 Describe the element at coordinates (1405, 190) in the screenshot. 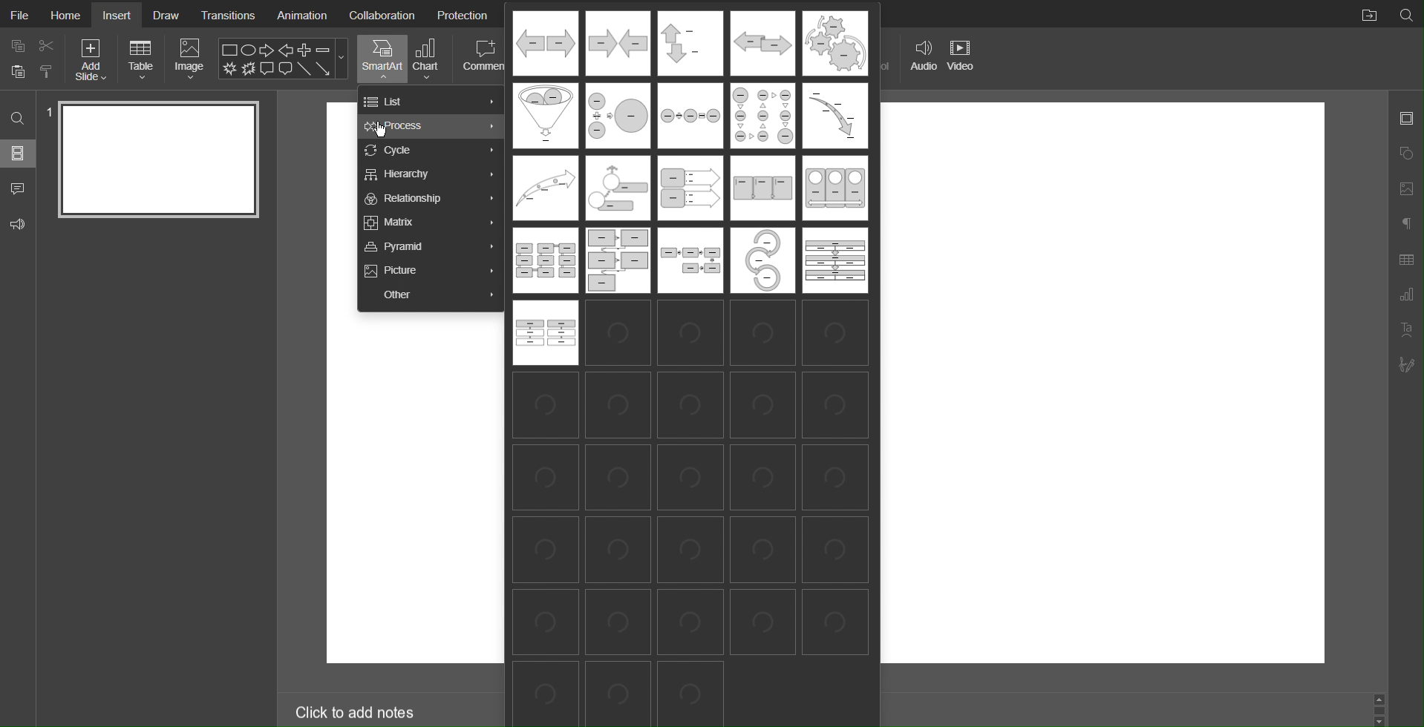

I see `Image Settings` at that location.